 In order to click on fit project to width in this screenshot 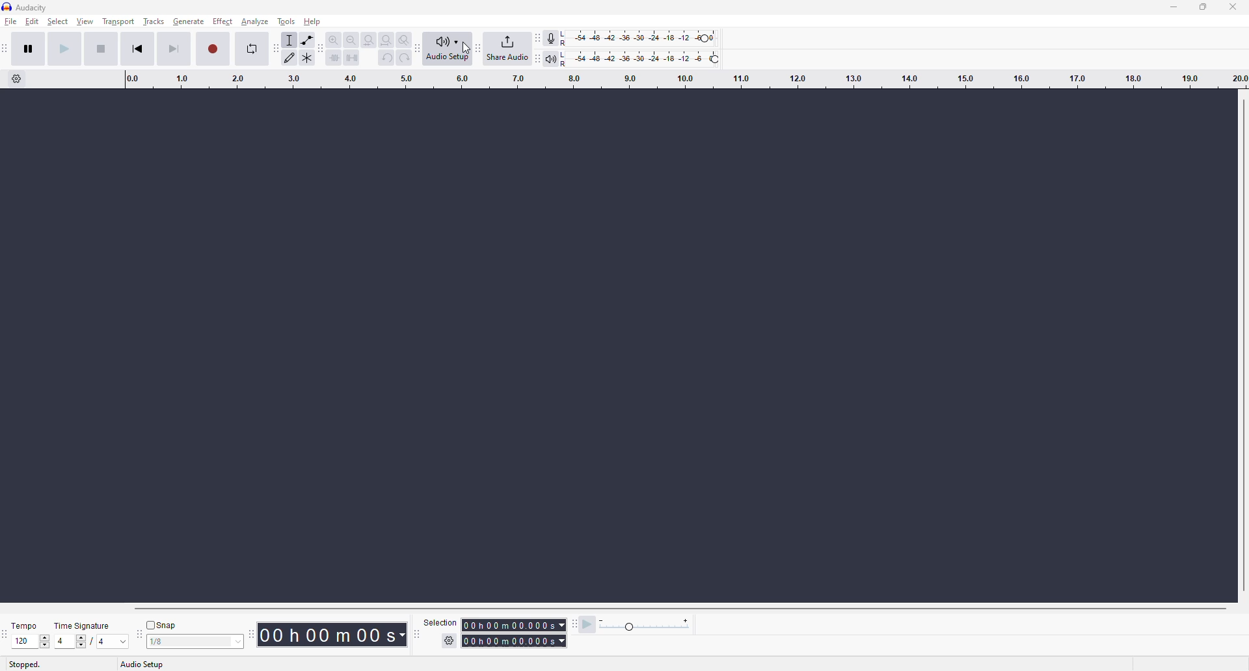, I will do `click(386, 40)`.